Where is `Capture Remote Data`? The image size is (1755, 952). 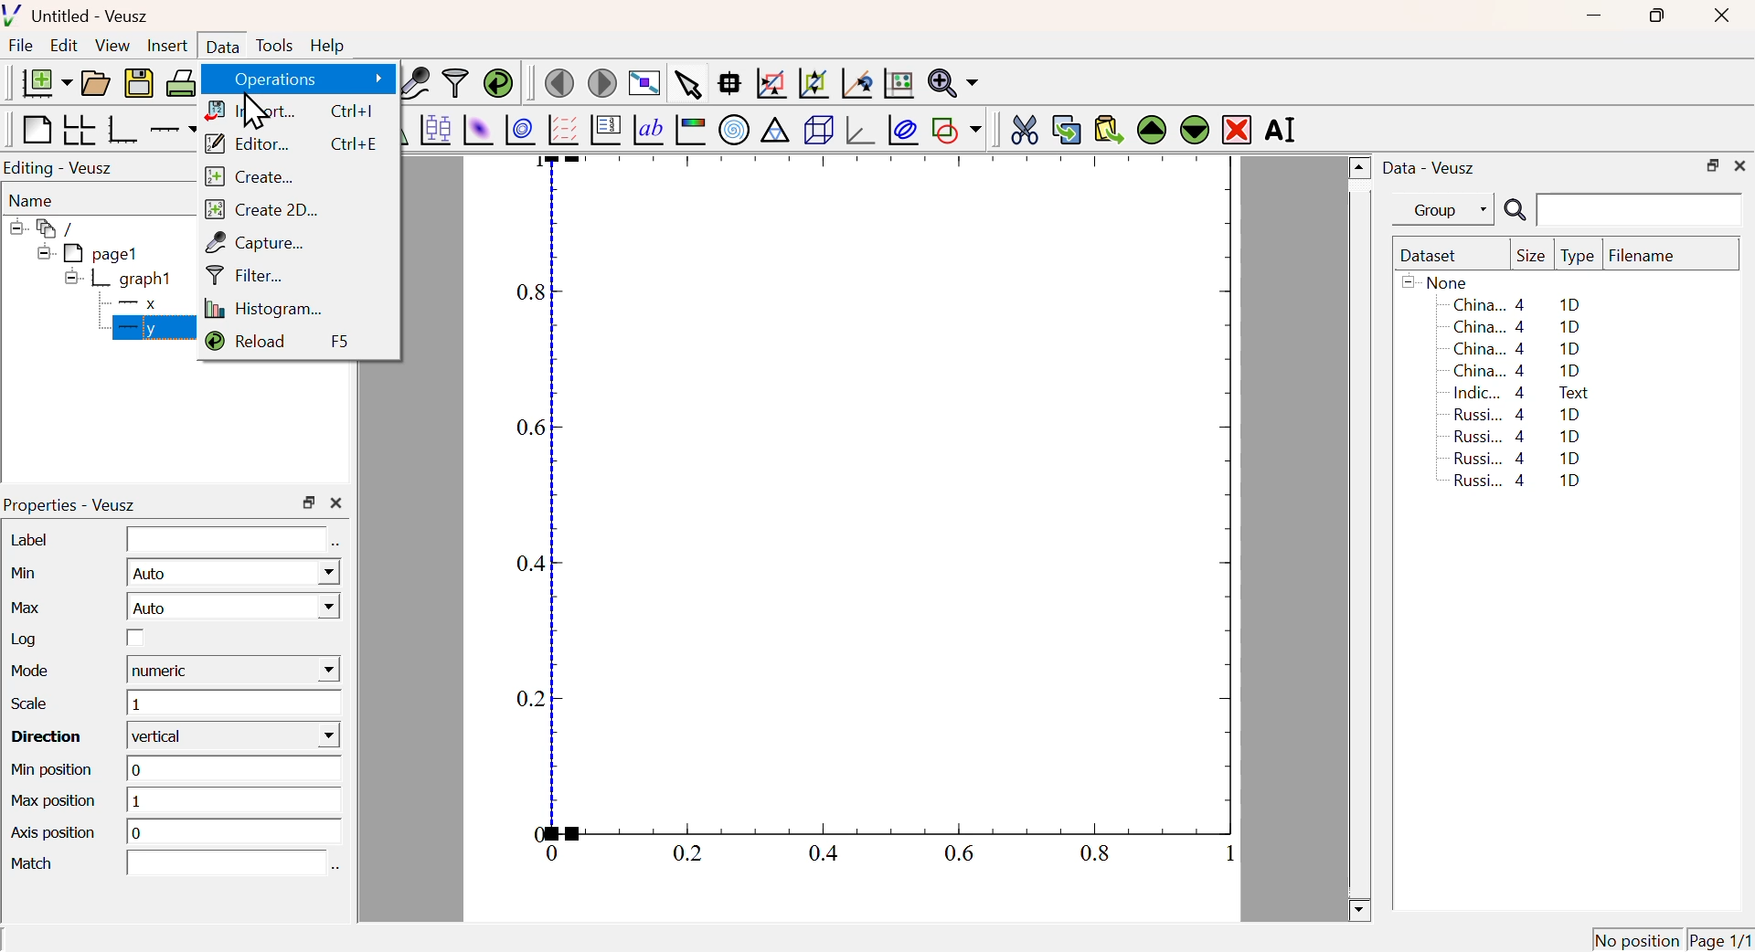 Capture Remote Data is located at coordinates (415, 81).